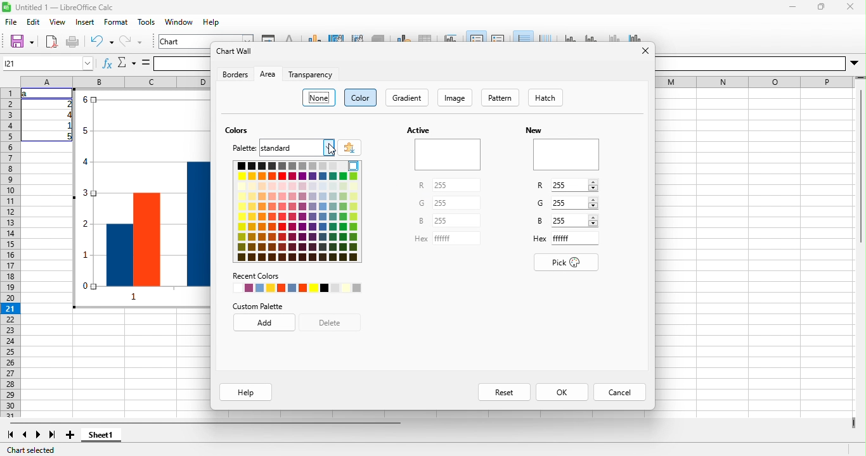 Image resolution: width=866 pixels, height=456 pixels. What do you see at coordinates (421, 220) in the screenshot?
I see `B` at bounding box center [421, 220].